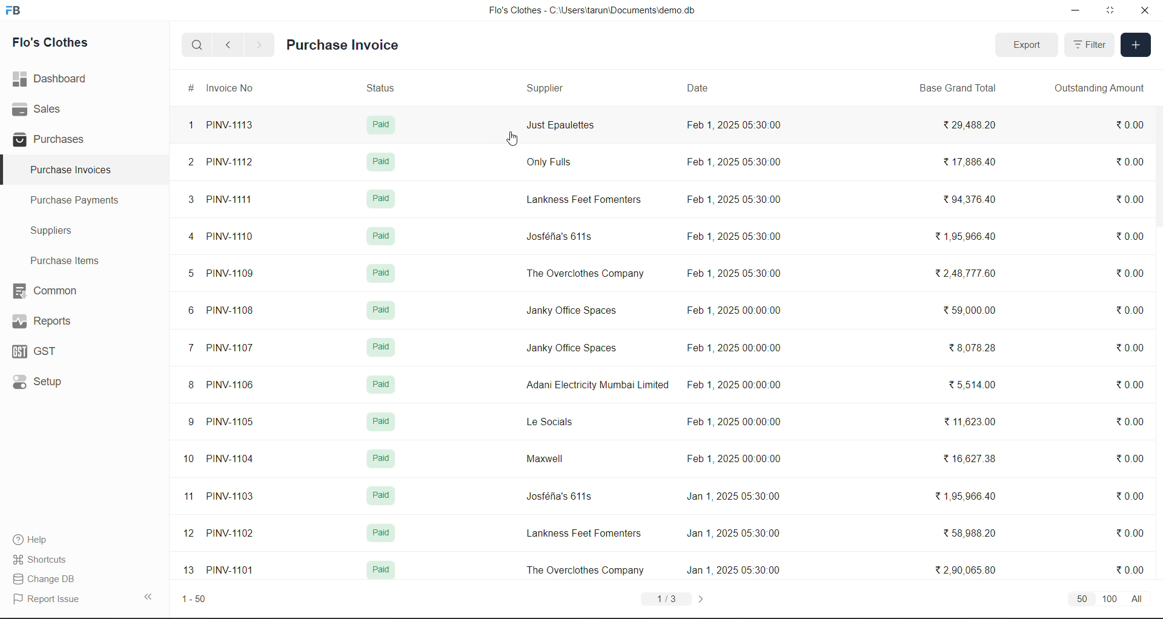  I want to click on Janky Office Spaces, so click(574, 352).